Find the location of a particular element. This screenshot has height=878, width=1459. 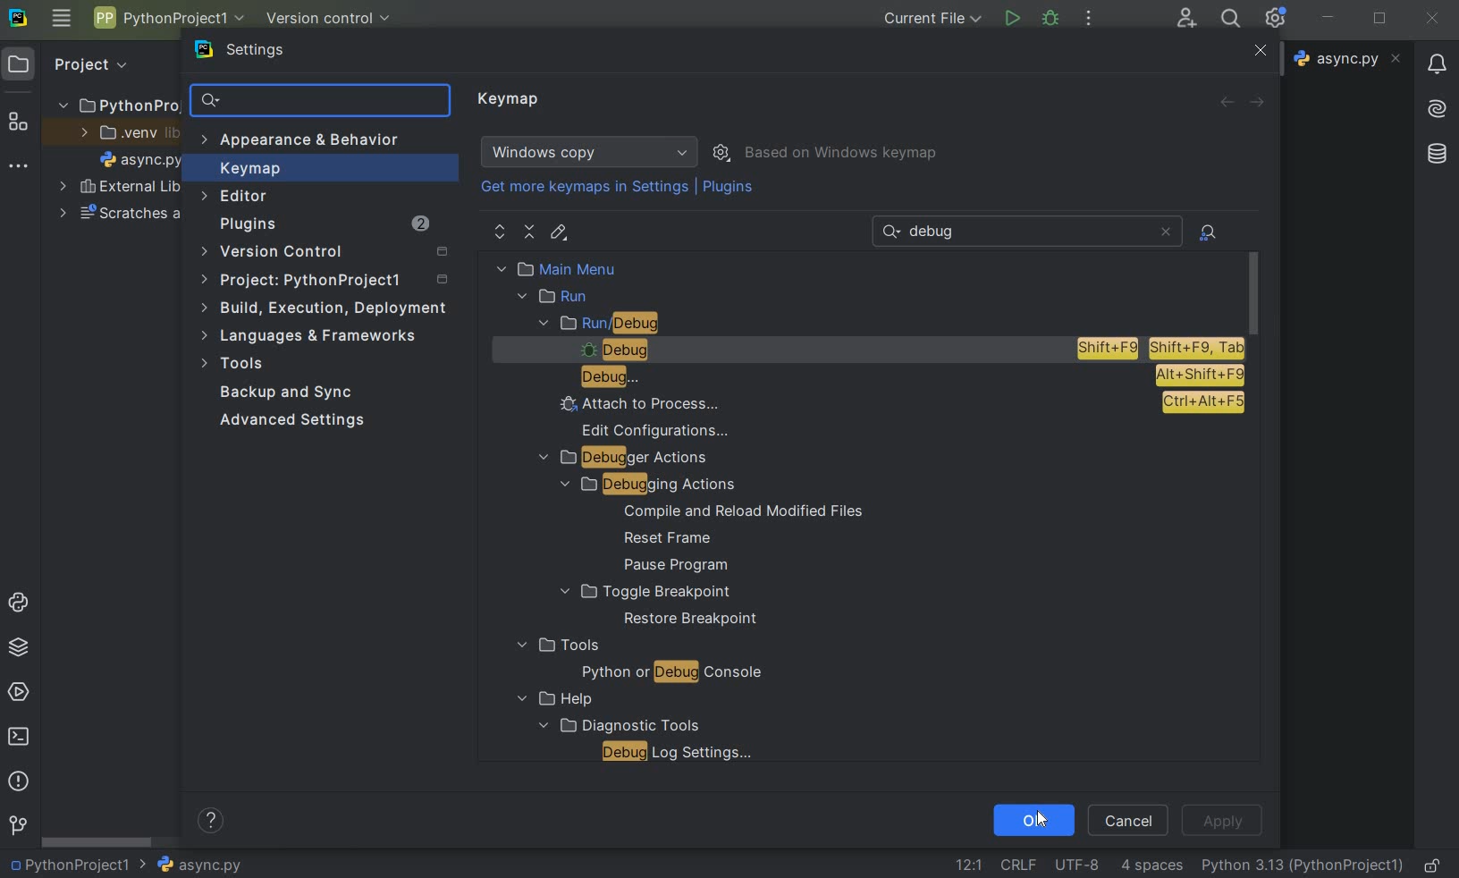

build, execution, deployment is located at coordinates (325, 308).